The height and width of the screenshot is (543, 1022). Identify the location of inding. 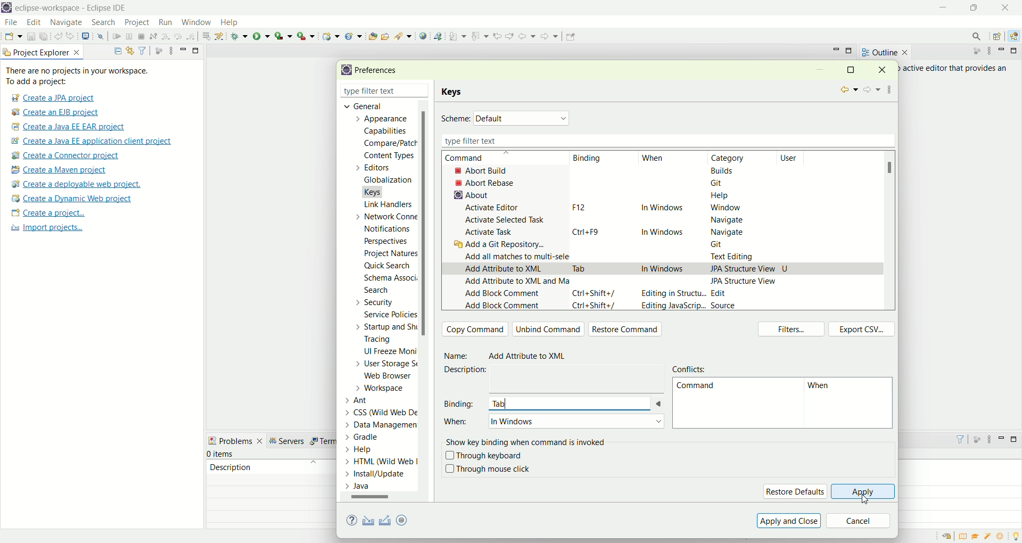
(588, 159).